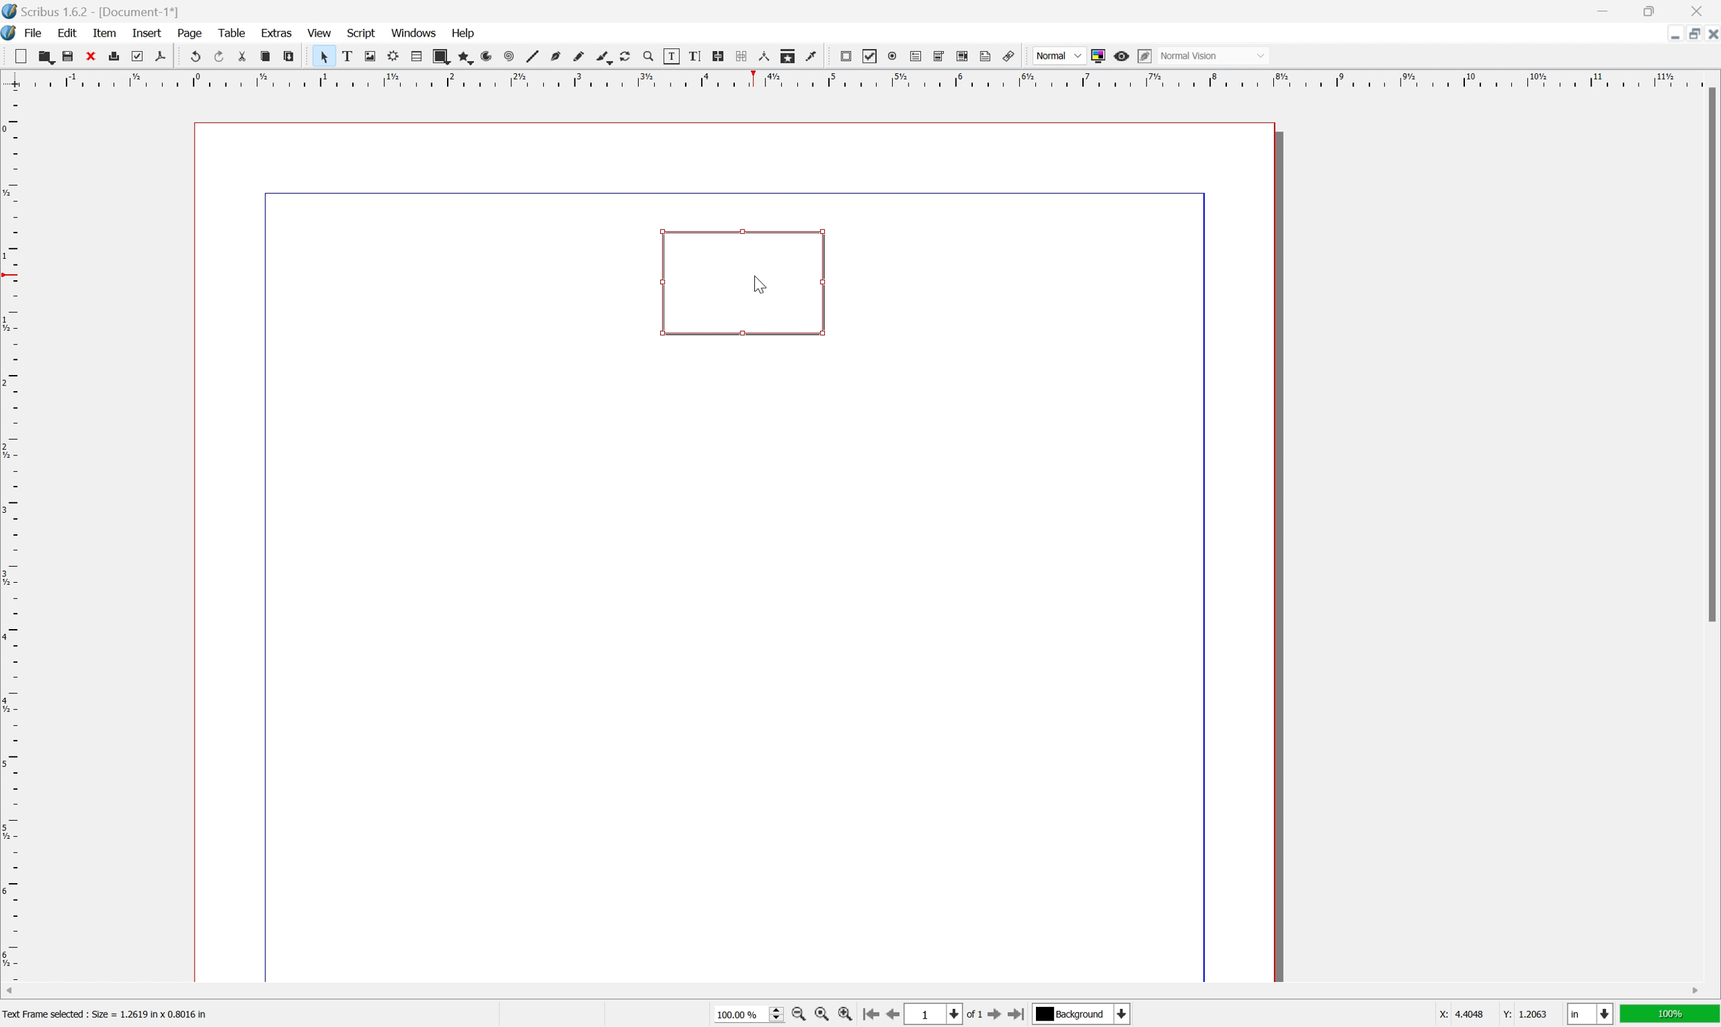  I want to click on edit contents of frame, so click(672, 55).